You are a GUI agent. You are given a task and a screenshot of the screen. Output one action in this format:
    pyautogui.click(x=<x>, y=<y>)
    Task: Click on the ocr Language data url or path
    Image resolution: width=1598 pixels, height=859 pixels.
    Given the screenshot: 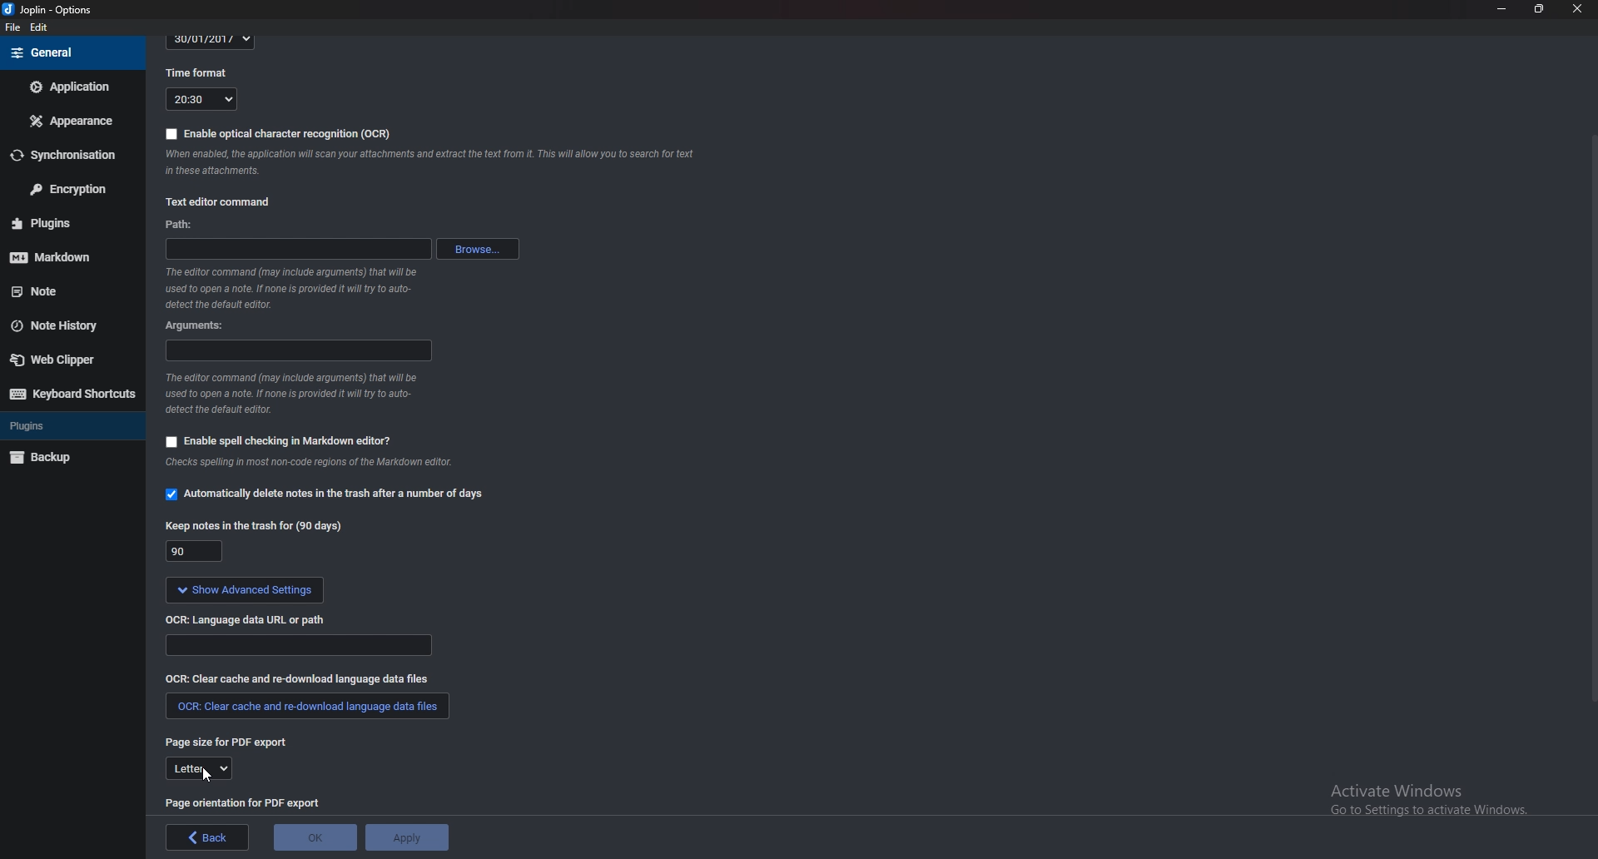 What is the action you would take?
    pyautogui.click(x=248, y=619)
    